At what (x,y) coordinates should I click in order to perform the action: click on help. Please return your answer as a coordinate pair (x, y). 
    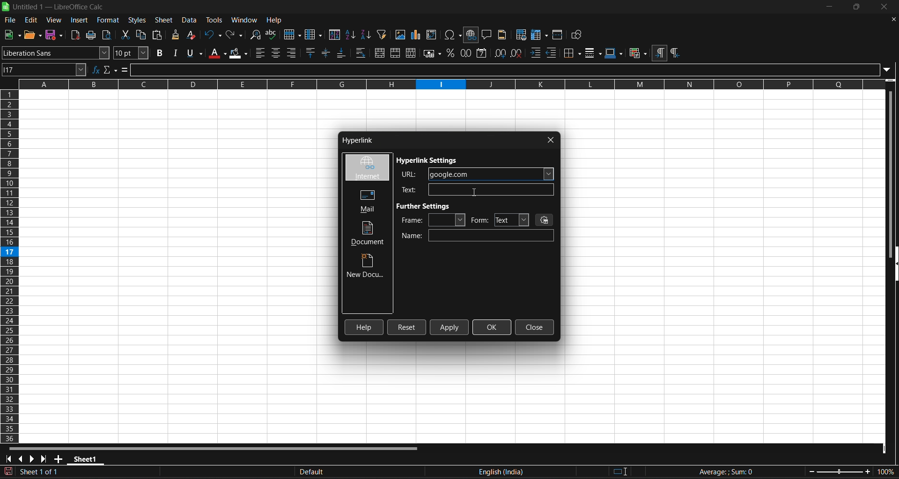
    Looking at the image, I should click on (274, 19).